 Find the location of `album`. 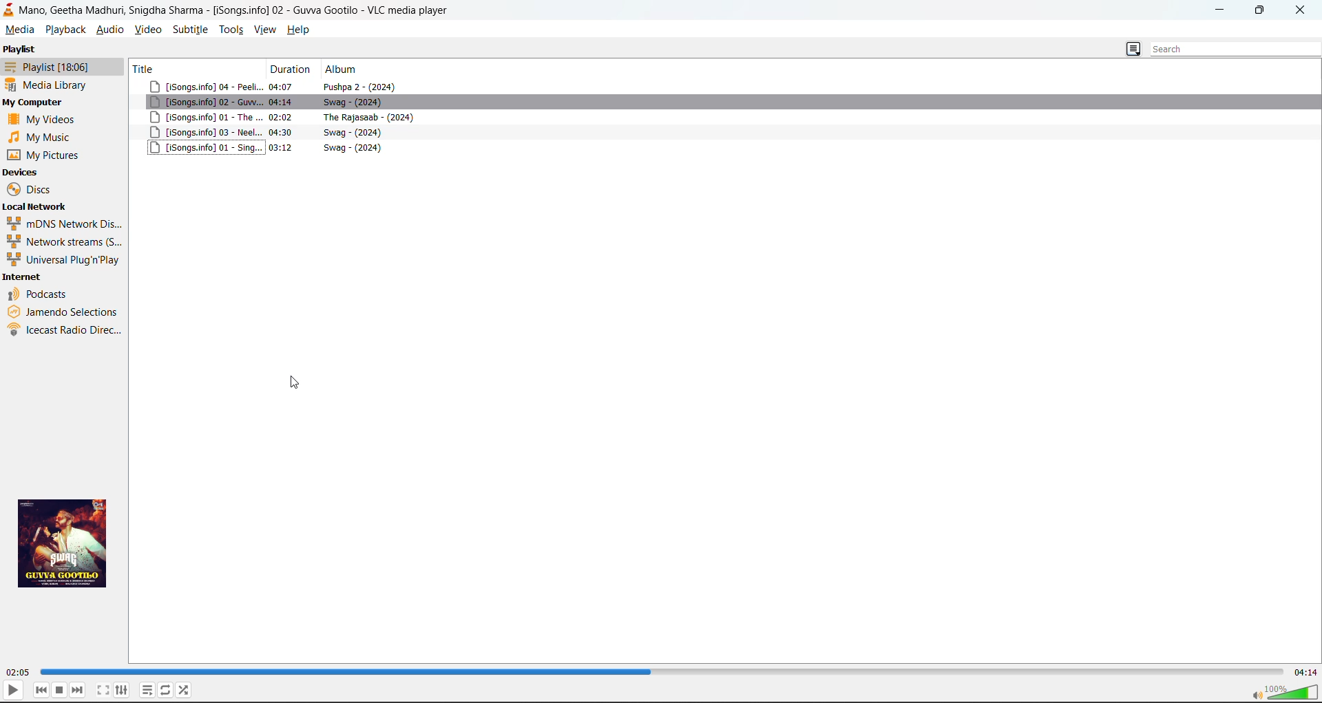

album is located at coordinates (345, 69).